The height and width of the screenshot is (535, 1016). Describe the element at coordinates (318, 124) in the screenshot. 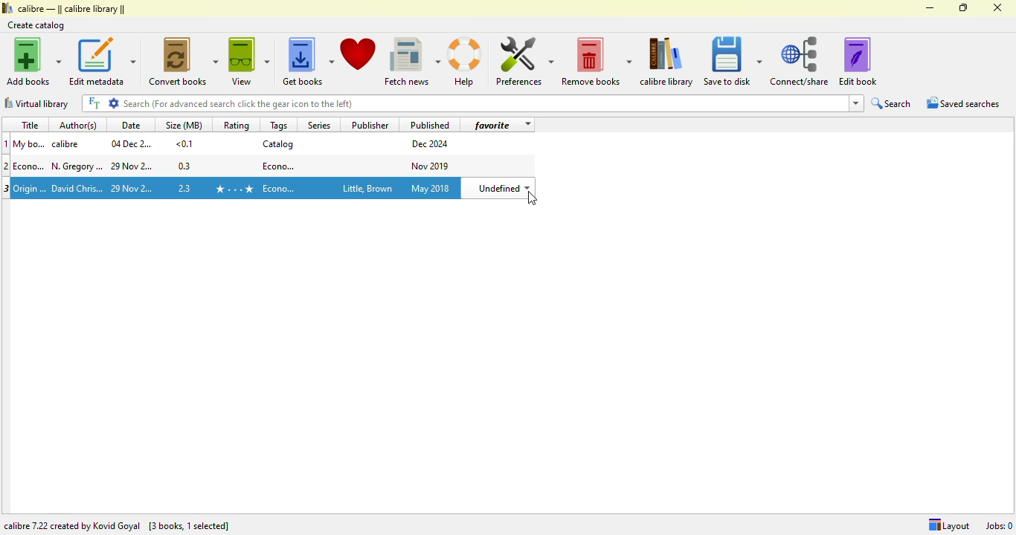

I see `series` at that location.